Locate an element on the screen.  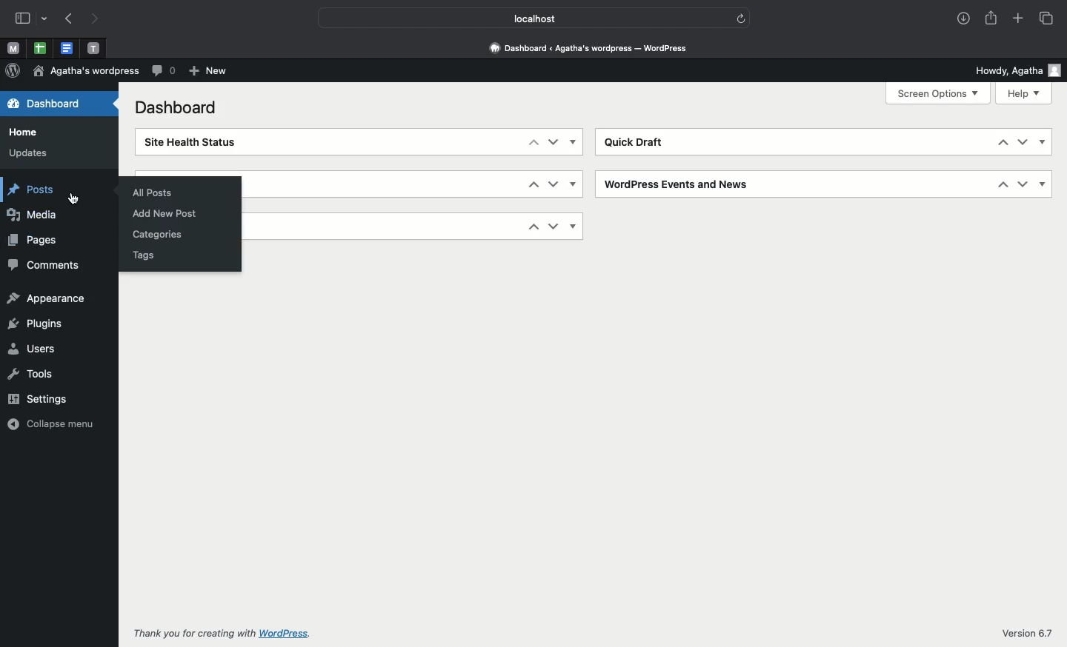
Sidebar is located at coordinates (24, 19).